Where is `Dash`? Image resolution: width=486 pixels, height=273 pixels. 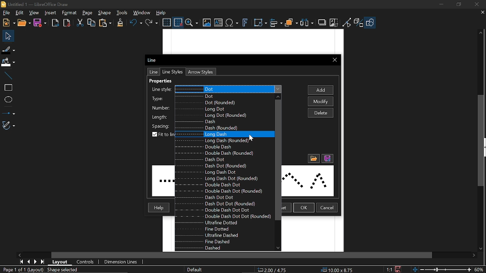 Dash is located at coordinates (222, 122).